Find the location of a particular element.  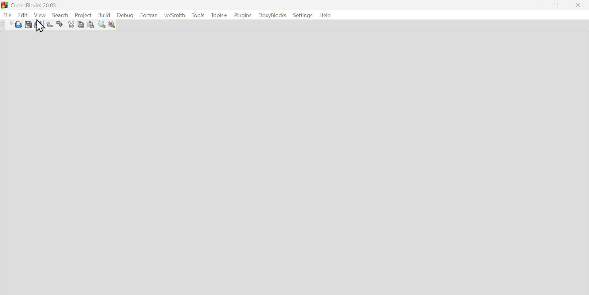

Plugins is located at coordinates (243, 15).